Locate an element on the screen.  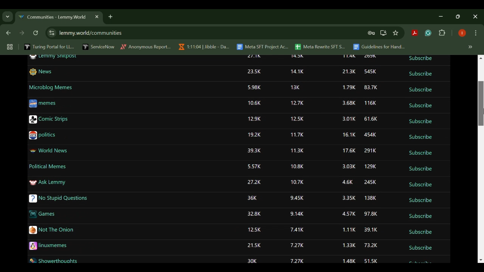
Next Webpage is located at coordinates (22, 34).